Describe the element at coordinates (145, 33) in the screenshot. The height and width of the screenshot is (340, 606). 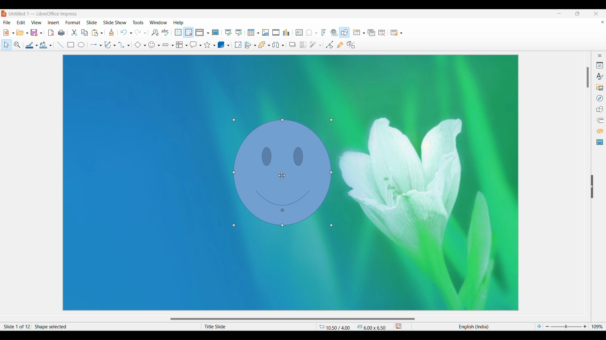
I see `Redo specific action` at that location.